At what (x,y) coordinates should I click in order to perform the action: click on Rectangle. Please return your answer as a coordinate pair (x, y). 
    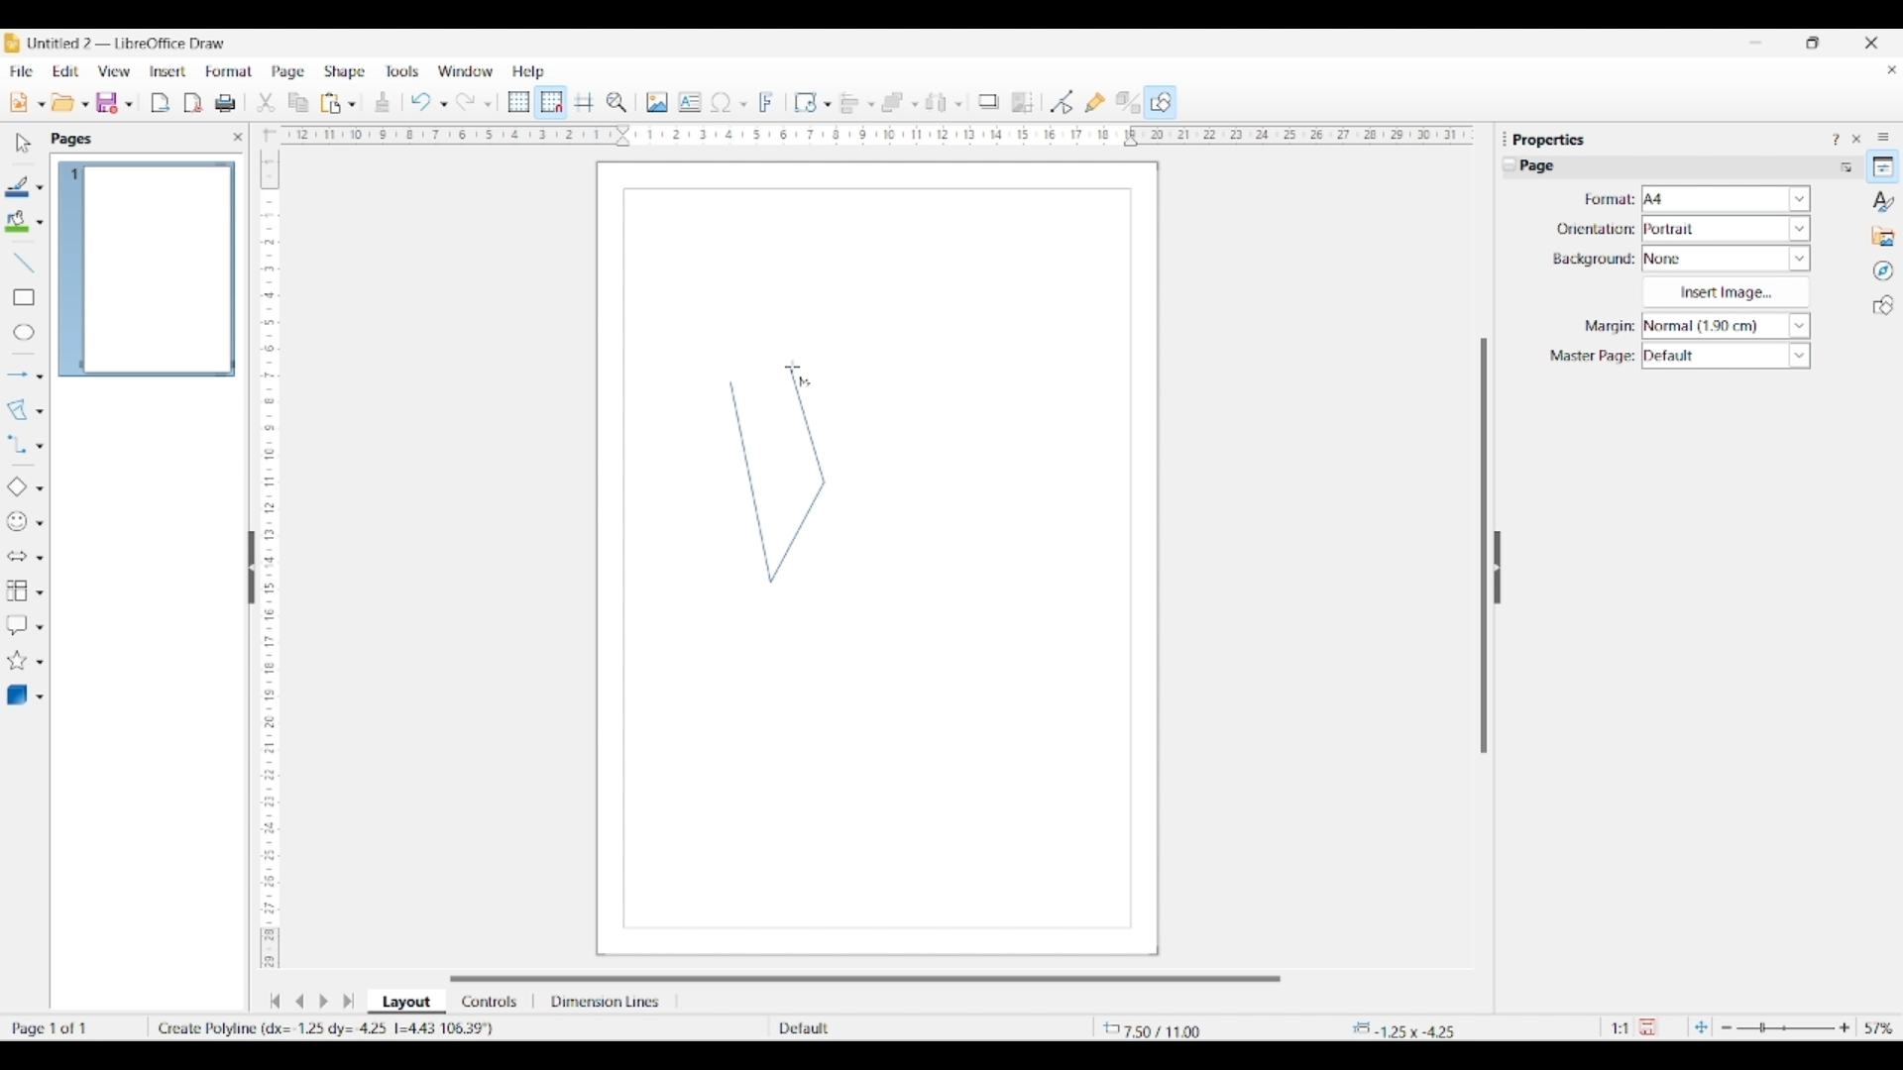
    Looking at the image, I should click on (24, 297).